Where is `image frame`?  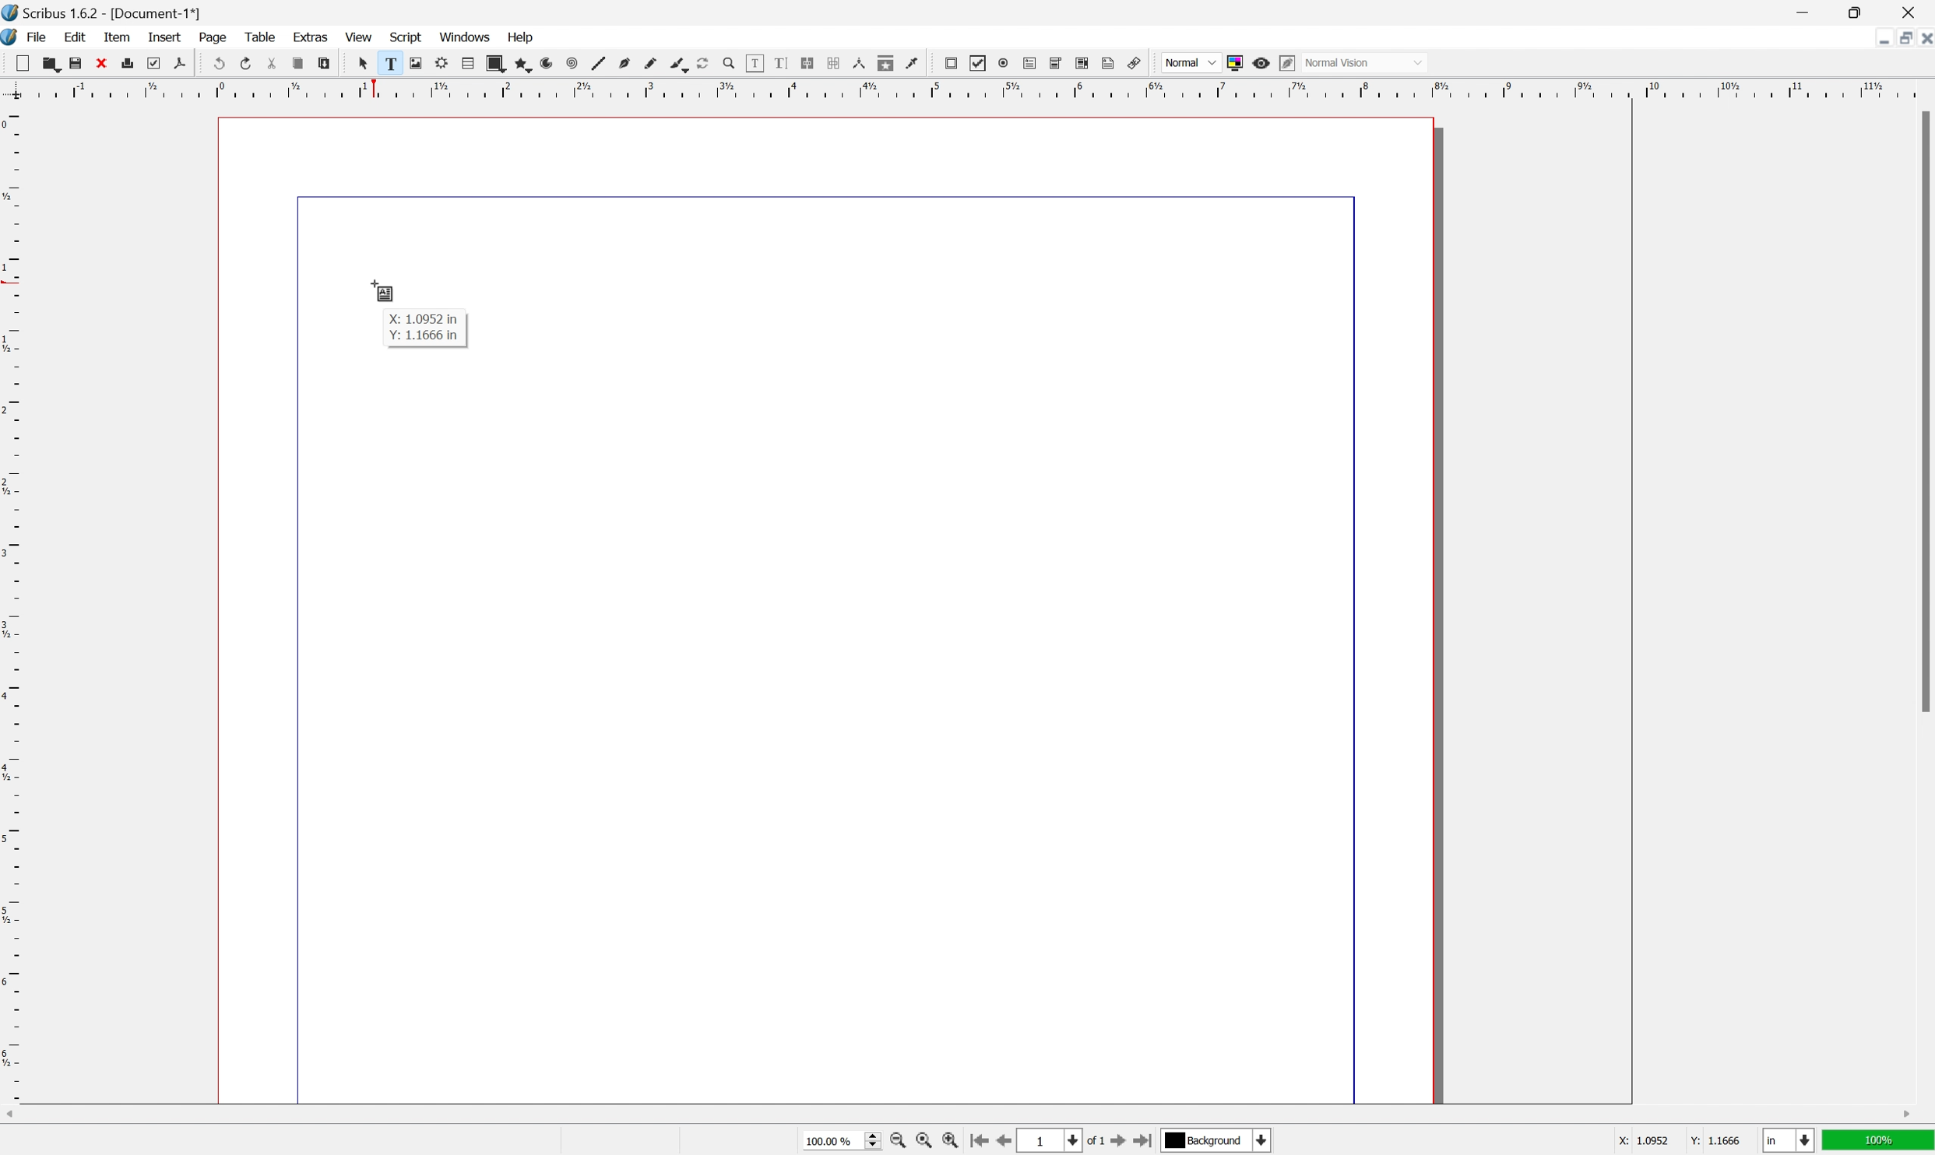
image frame is located at coordinates (414, 63).